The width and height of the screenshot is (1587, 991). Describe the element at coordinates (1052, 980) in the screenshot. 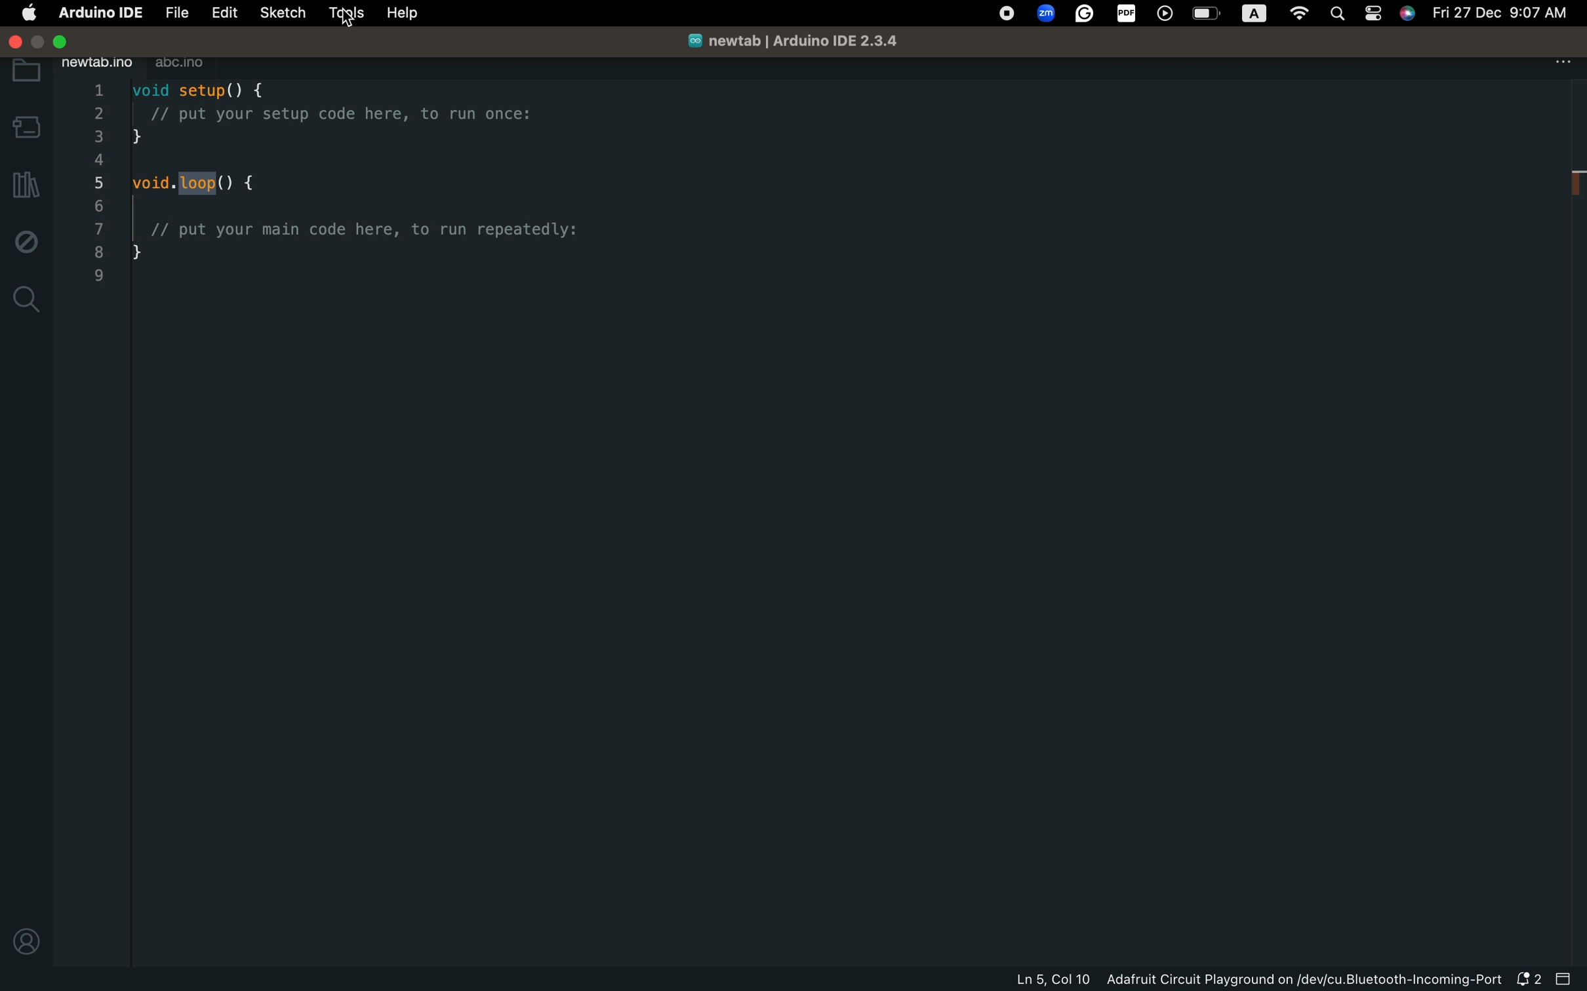

I see `Ln 5, Col 10` at that location.